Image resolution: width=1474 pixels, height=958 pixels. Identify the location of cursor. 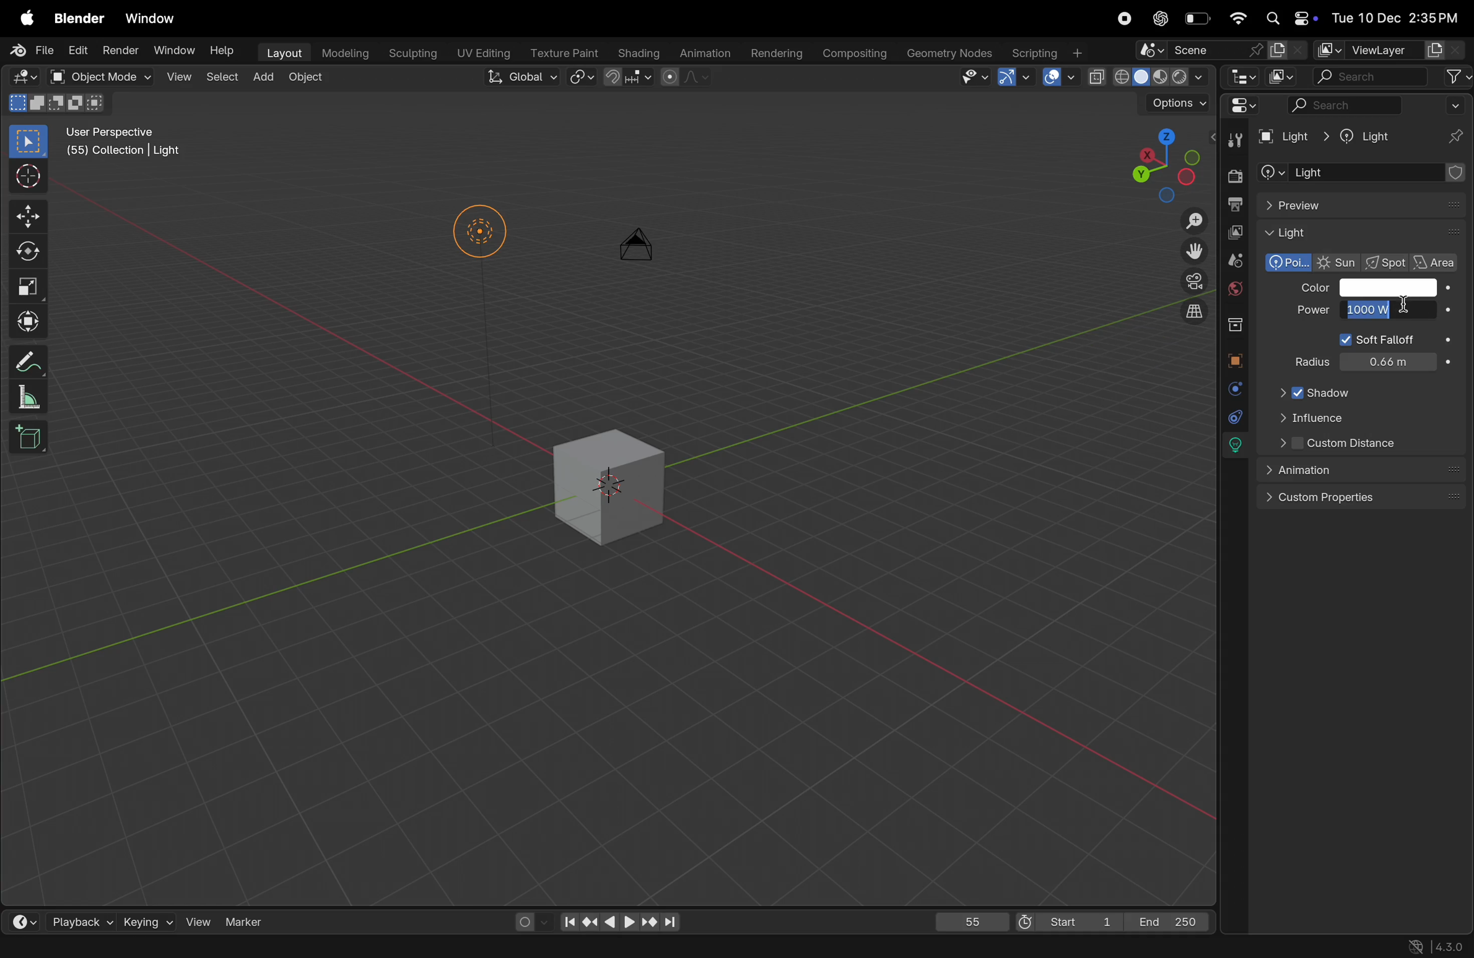
(1392, 309).